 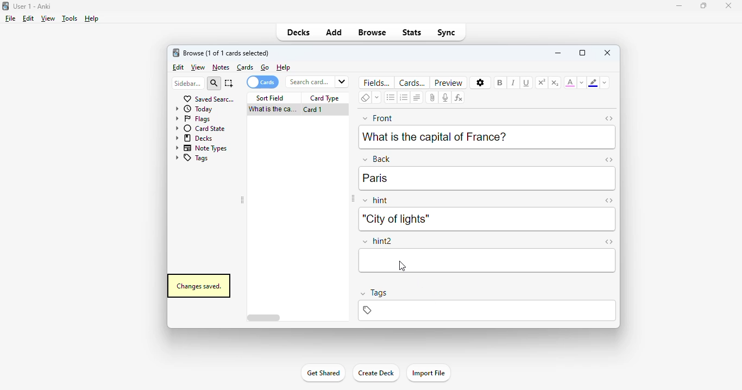 What do you see at coordinates (513, 83) in the screenshot?
I see `italic` at bounding box center [513, 83].